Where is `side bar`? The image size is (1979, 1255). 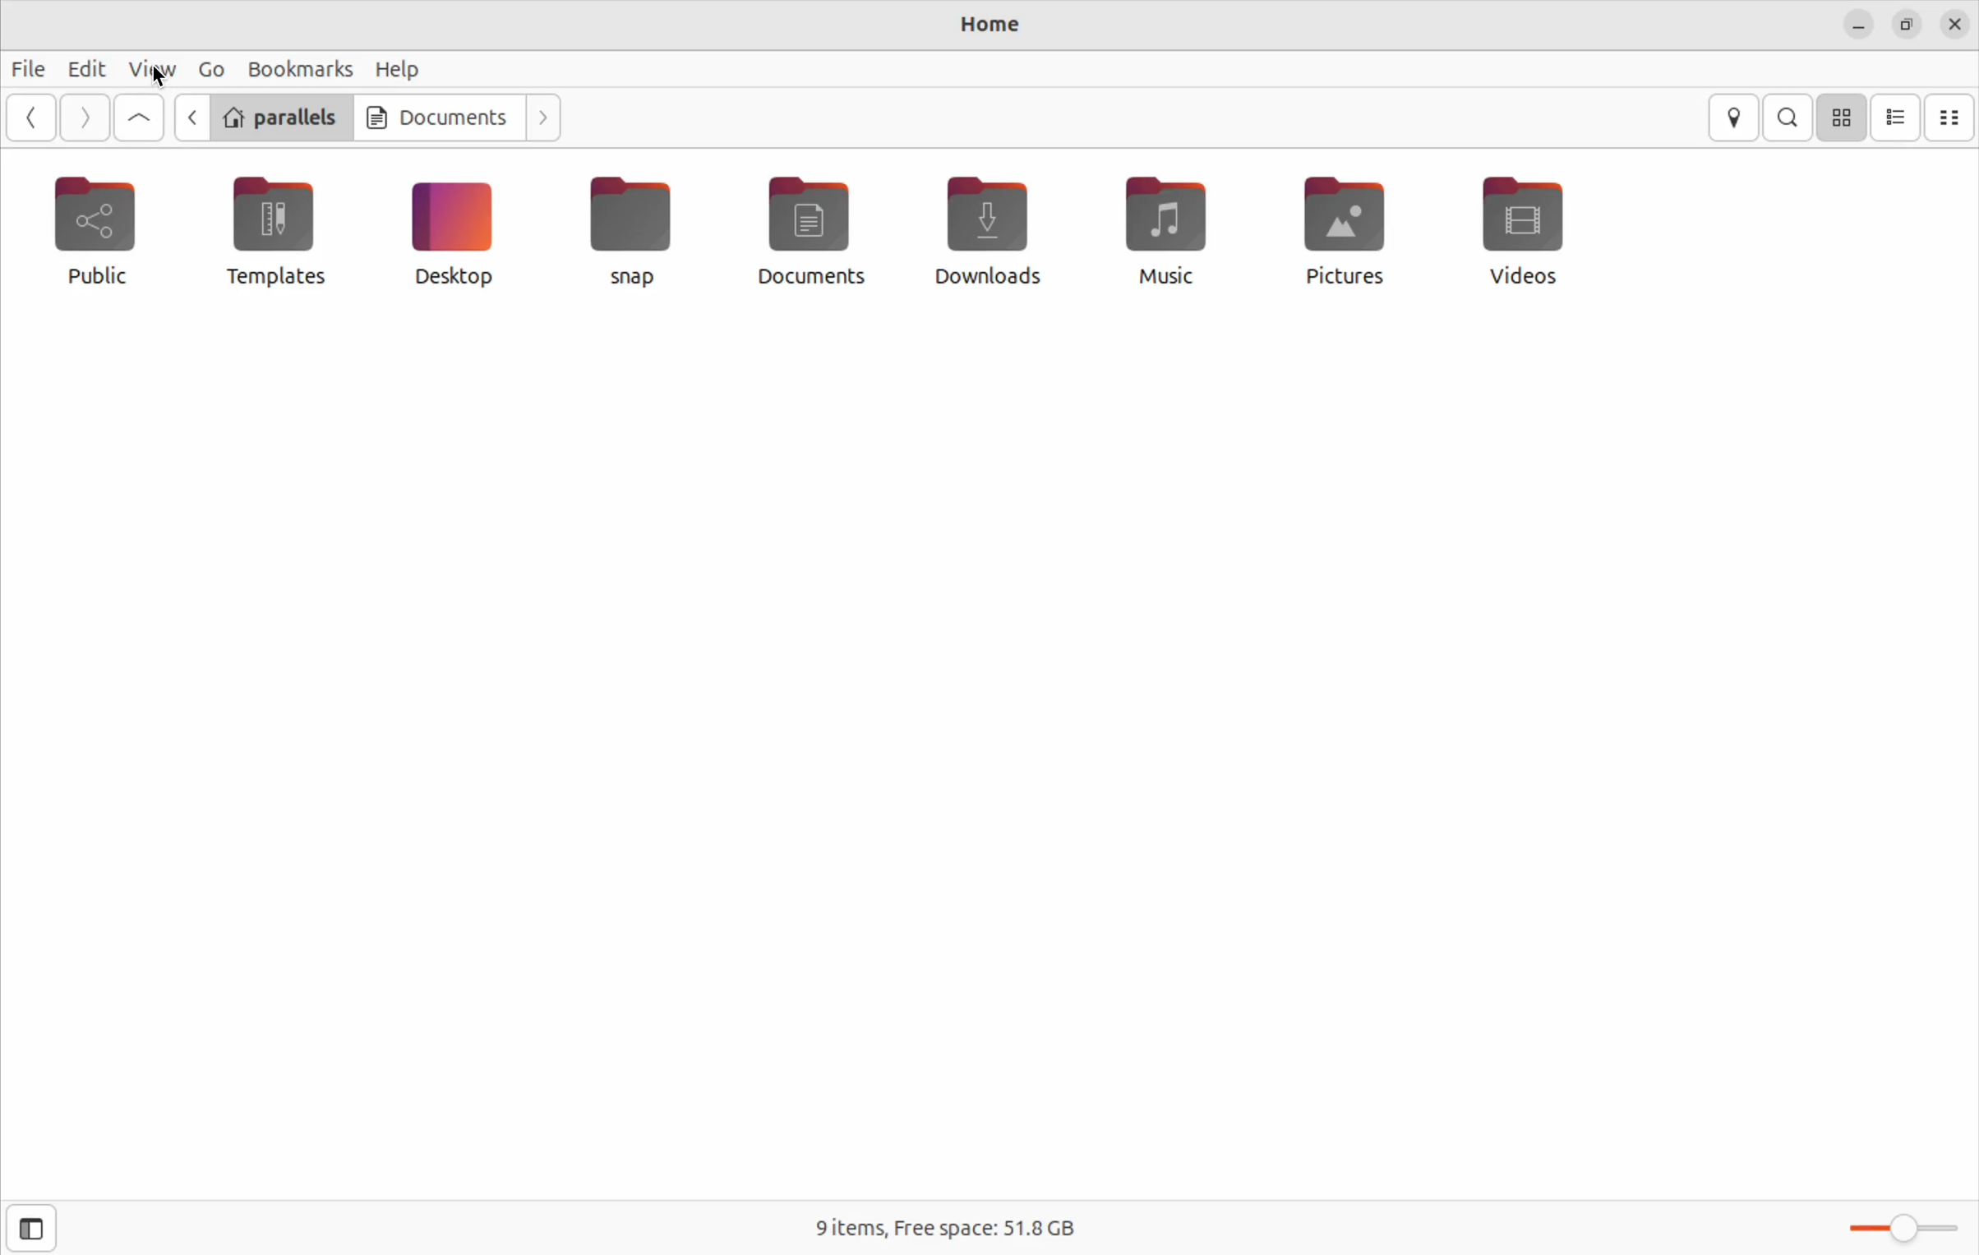 side bar is located at coordinates (27, 1229).